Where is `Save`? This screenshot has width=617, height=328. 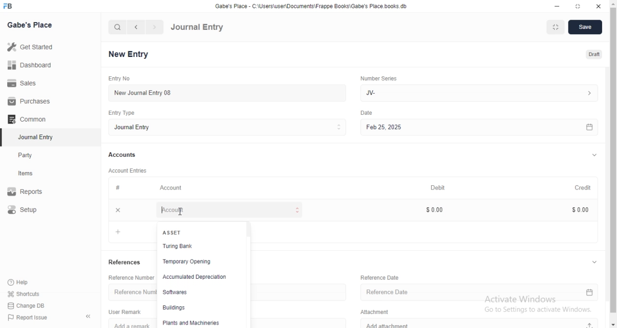 Save is located at coordinates (586, 27).